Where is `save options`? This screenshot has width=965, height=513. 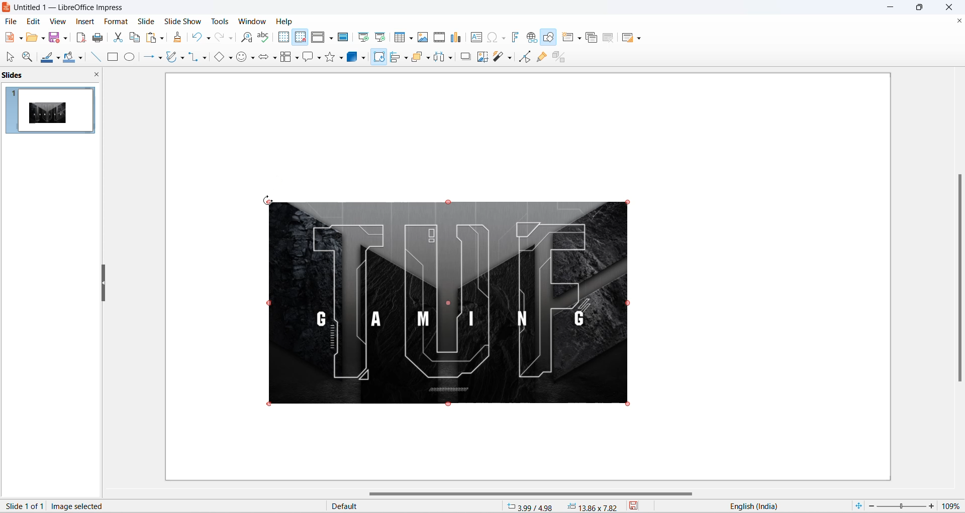
save options is located at coordinates (66, 37).